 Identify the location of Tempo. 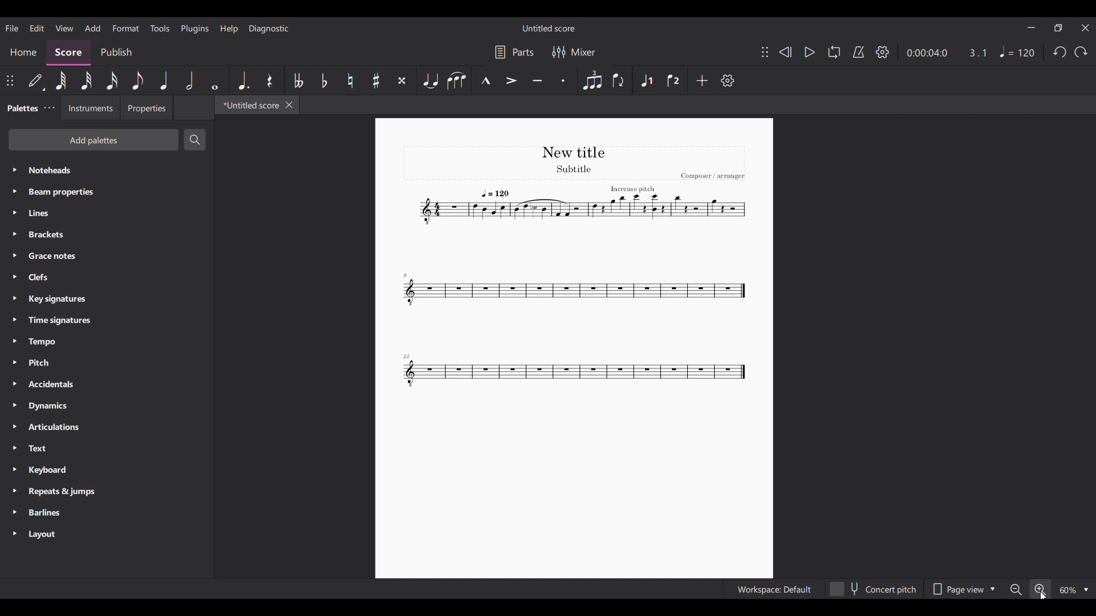
(1017, 51).